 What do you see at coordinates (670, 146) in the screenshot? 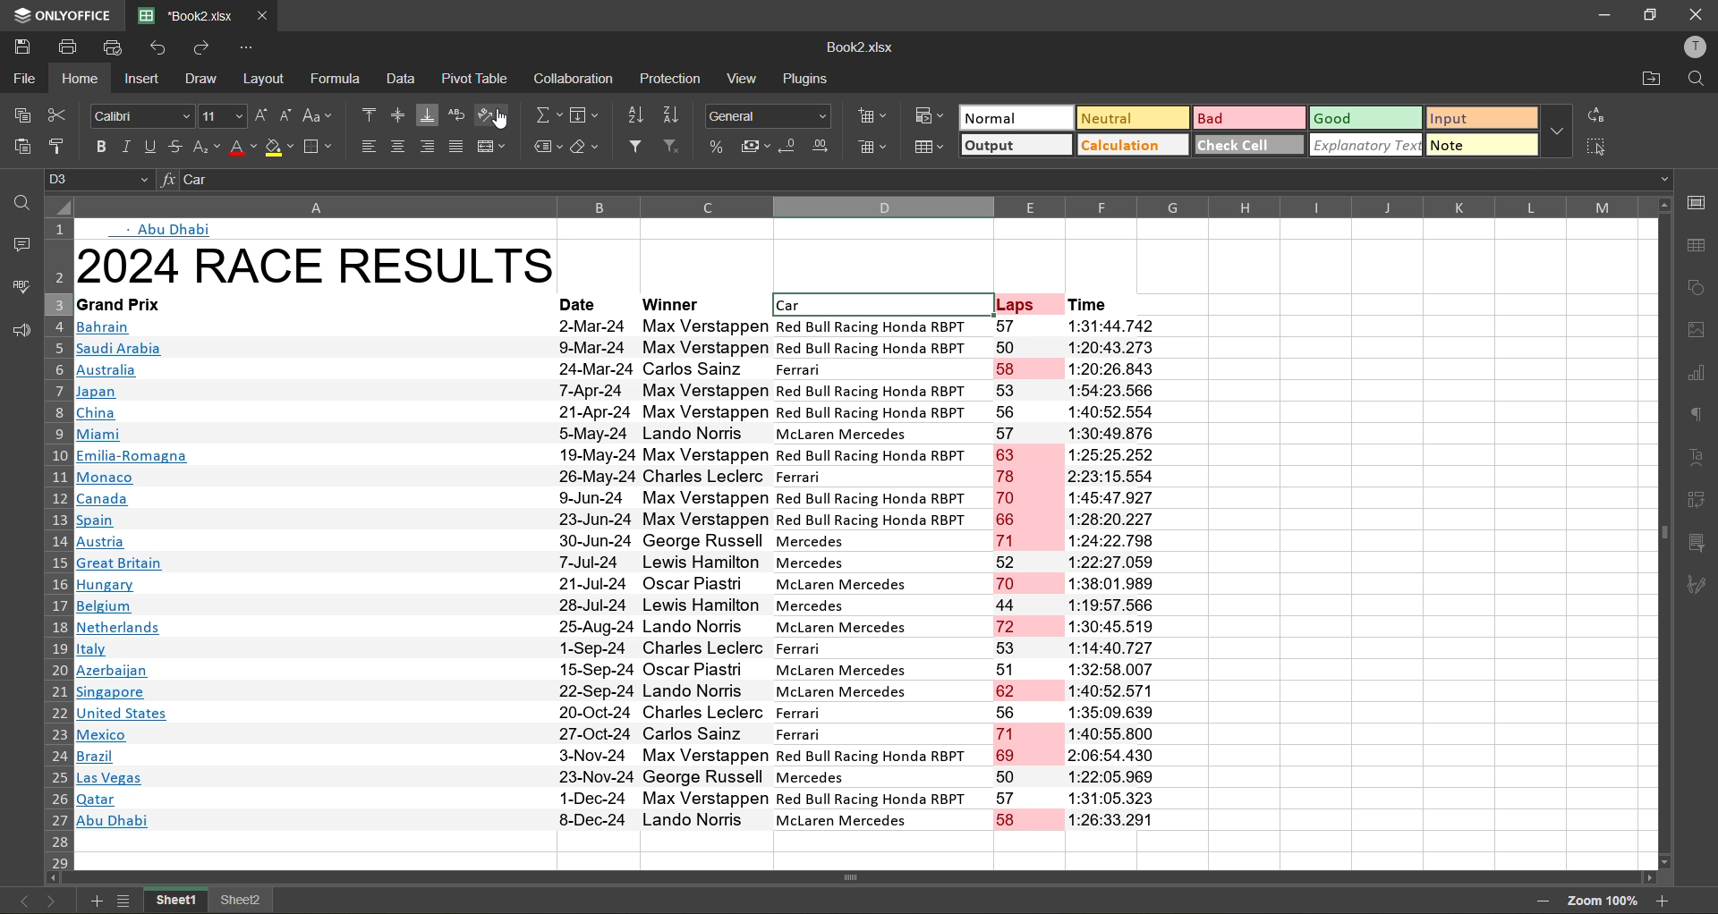
I see `` at bounding box center [670, 146].